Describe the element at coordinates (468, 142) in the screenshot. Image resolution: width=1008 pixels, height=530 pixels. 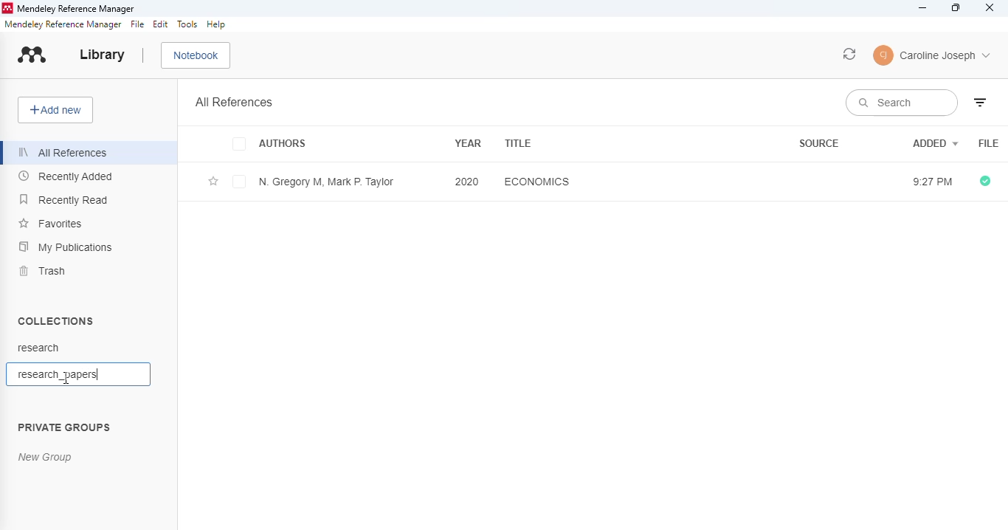
I see `year` at that location.